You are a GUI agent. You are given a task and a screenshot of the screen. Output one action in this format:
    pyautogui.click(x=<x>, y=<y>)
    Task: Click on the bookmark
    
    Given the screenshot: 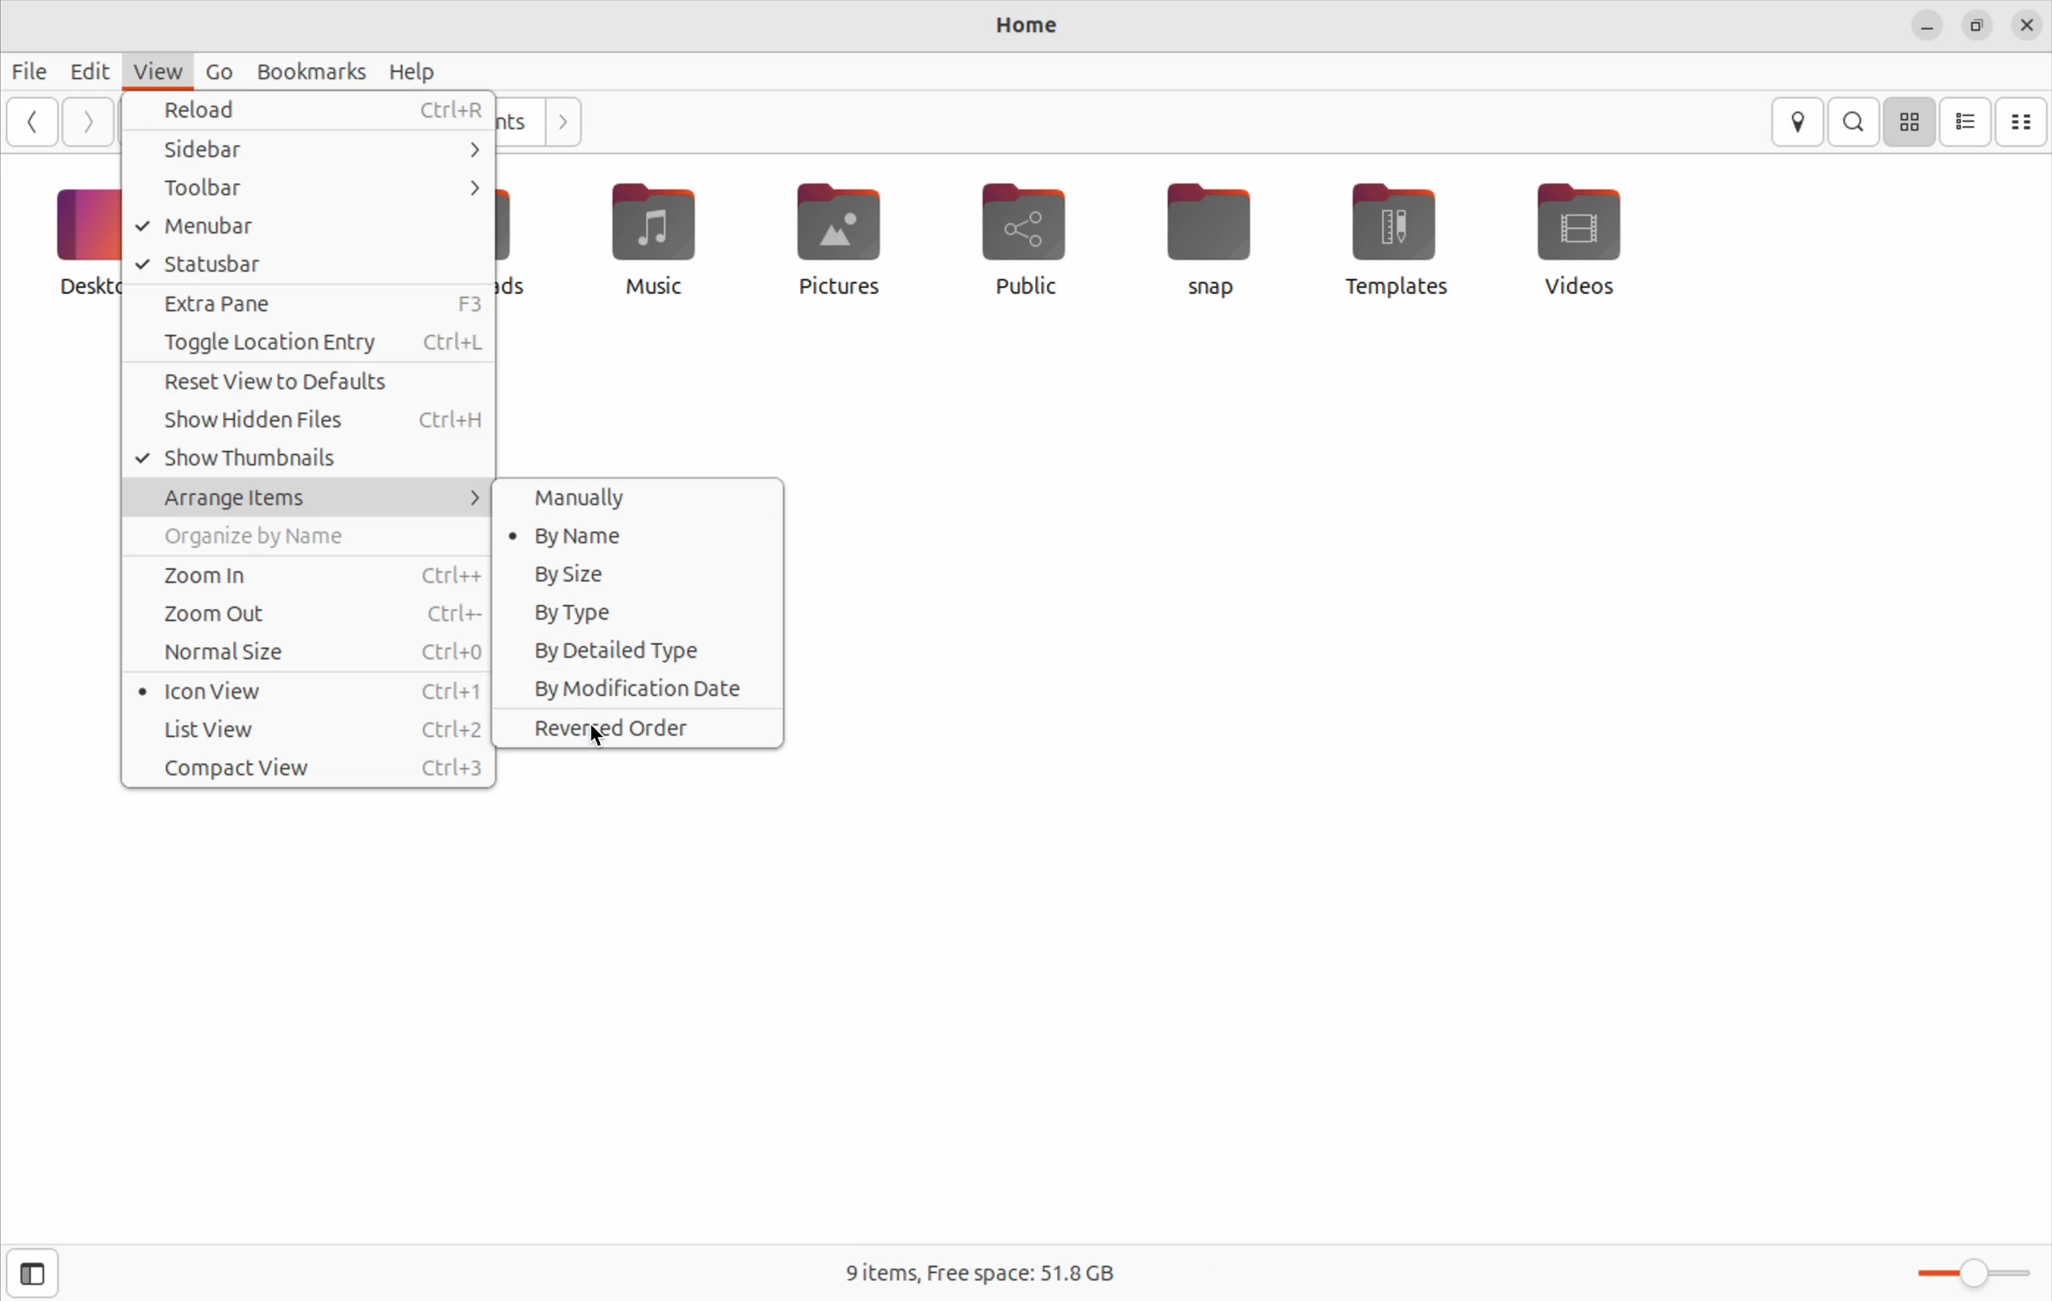 What is the action you would take?
    pyautogui.click(x=308, y=70)
    